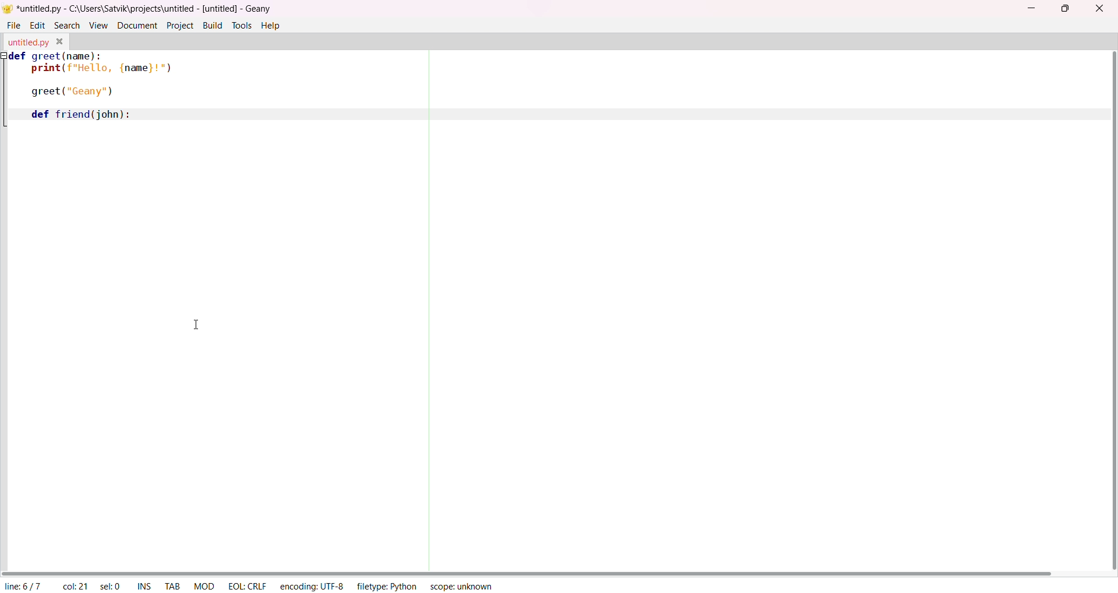 This screenshot has height=593, width=1118. I want to click on help, so click(271, 26).